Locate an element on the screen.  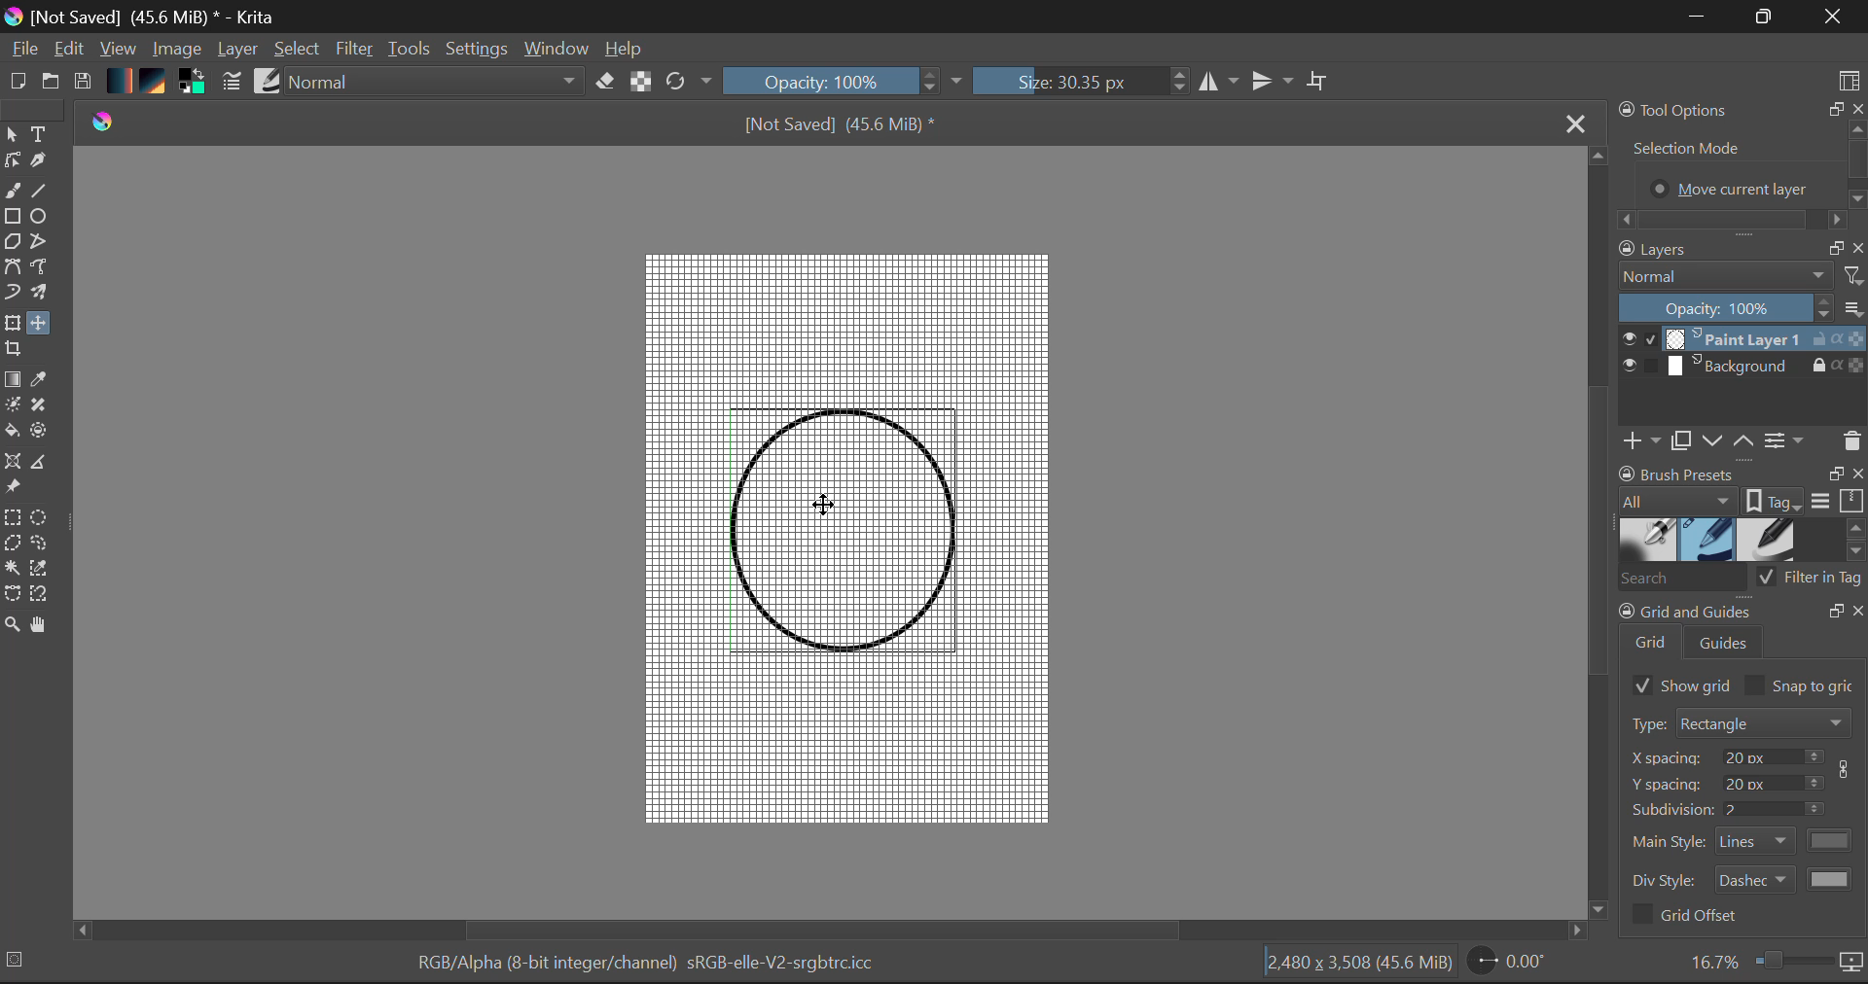
Layers Quickbuttons is located at coordinates (1740, 442).